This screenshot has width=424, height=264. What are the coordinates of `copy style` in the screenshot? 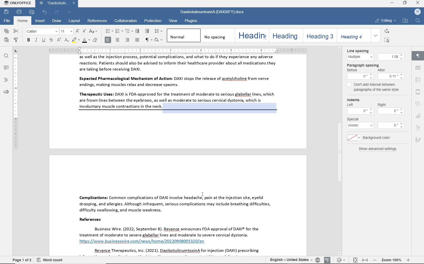 It's located at (17, 40).